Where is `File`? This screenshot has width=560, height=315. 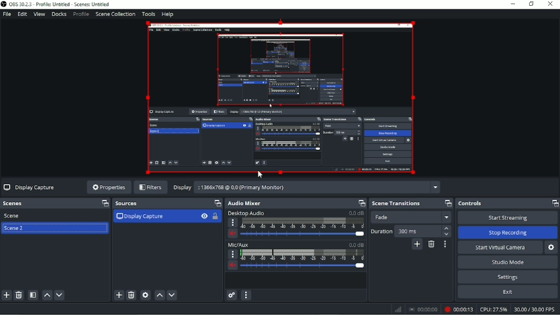 File is located at coordinates (7, 14).